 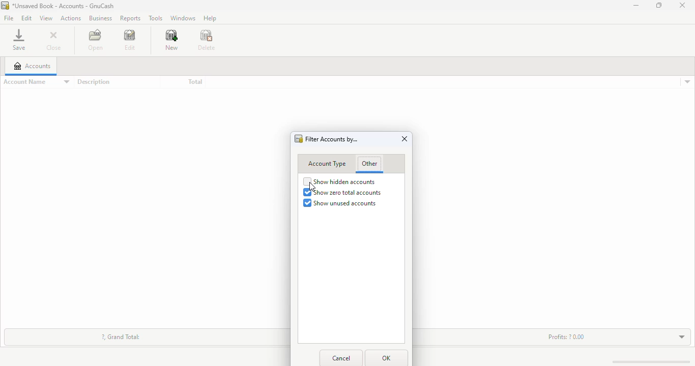 What do you see at coordinates (342, 193) in the screenshot?
I see `show zero total accounts` at bounding box center [342, 193].